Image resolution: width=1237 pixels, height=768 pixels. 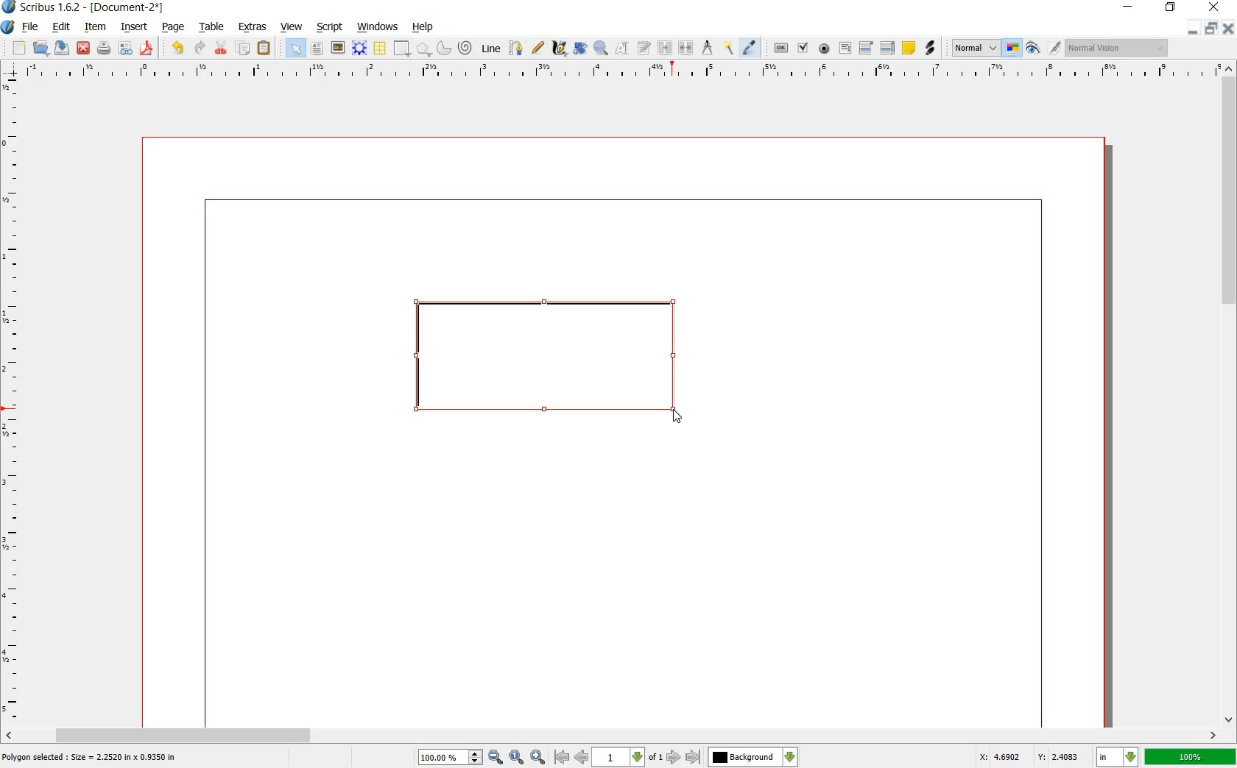 I want to click on RULER, so click(x=13, y=400).